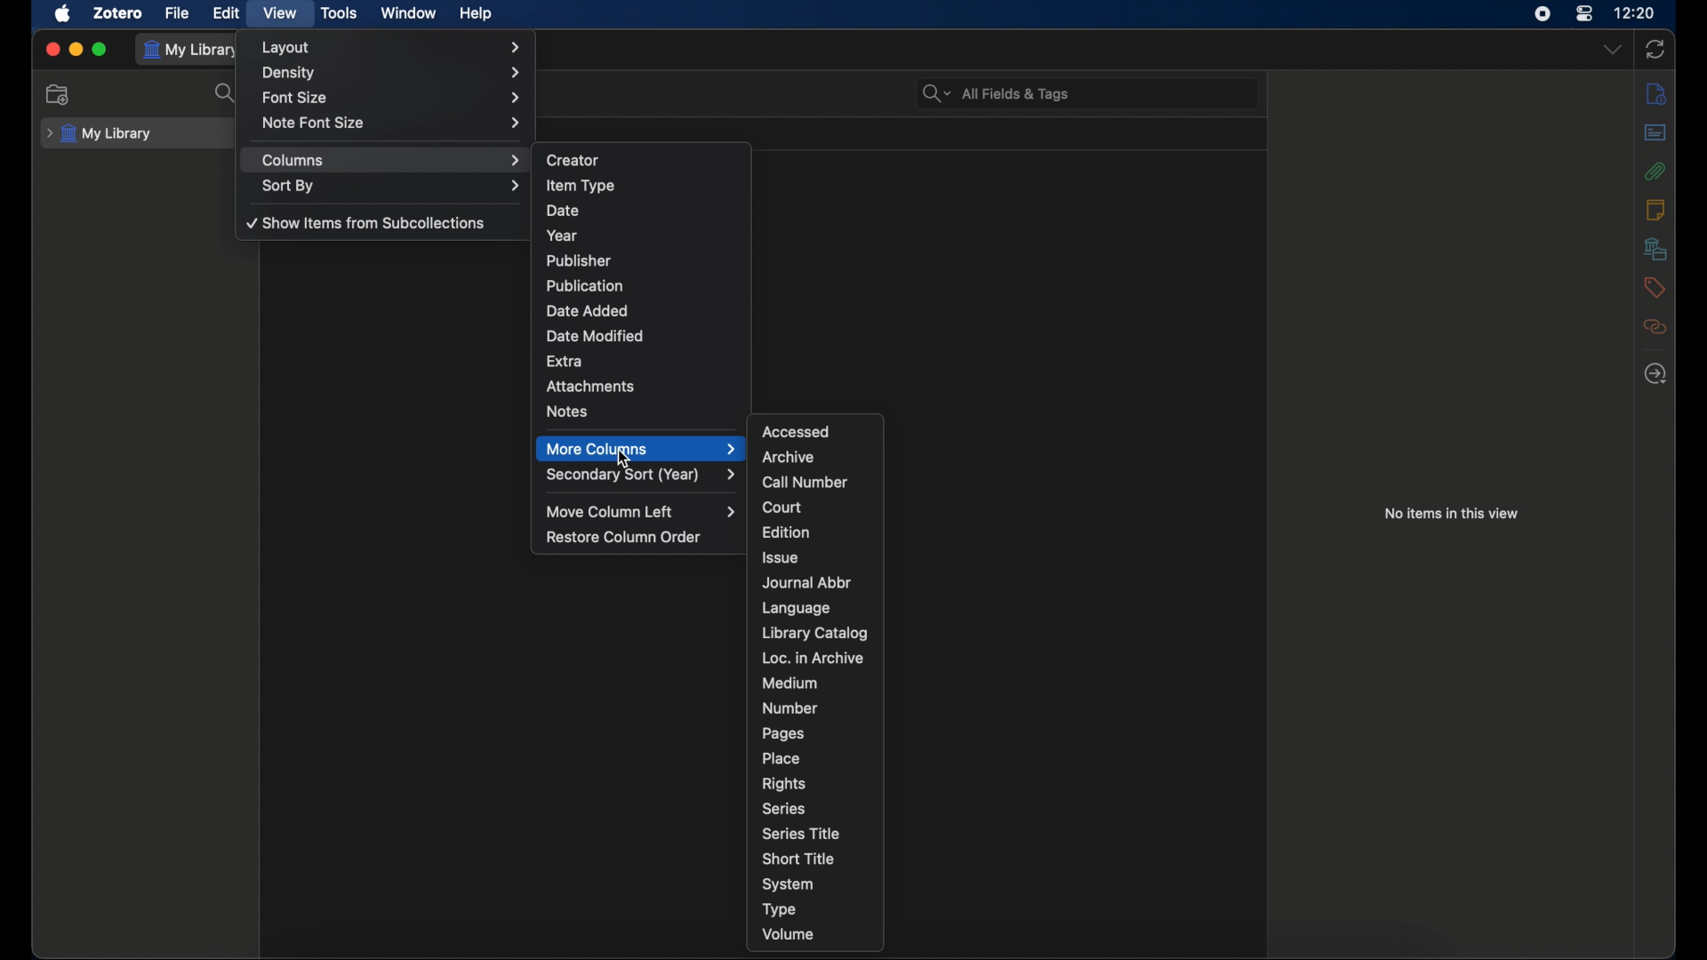 The width and height of the screenshot is (1707, 960). What do you see at coordinates (1636, 12) in the screenshot?
I see `time` at bounding box center [1636, 12].